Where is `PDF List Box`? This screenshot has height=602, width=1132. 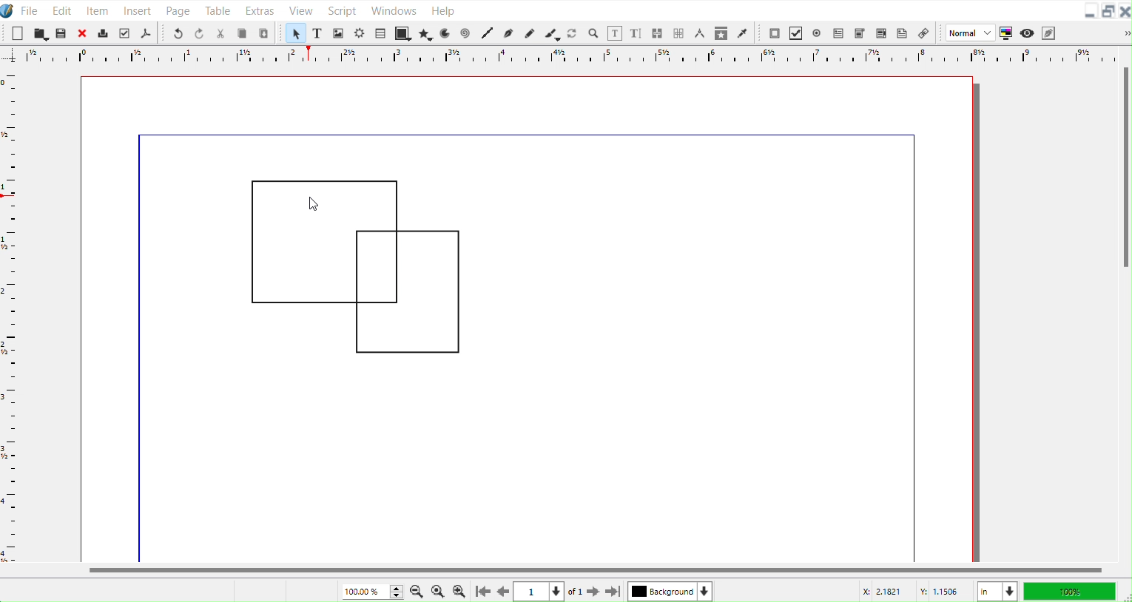 PDF List Box is located at coordinates (880, 32).